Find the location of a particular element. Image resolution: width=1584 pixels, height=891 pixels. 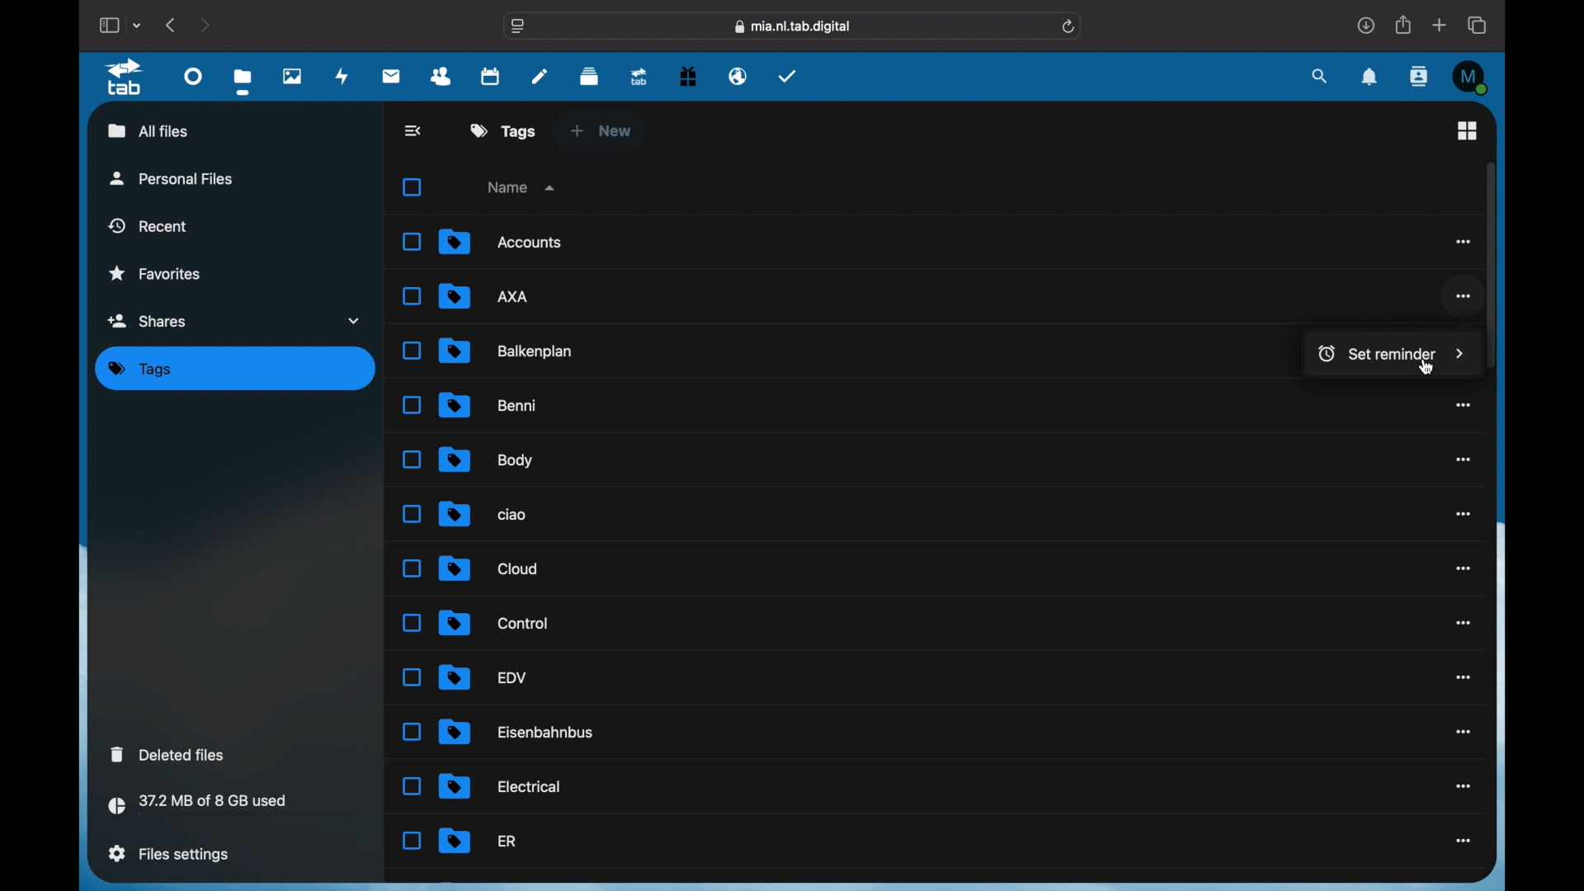

file is located at coordinates (486, 296).